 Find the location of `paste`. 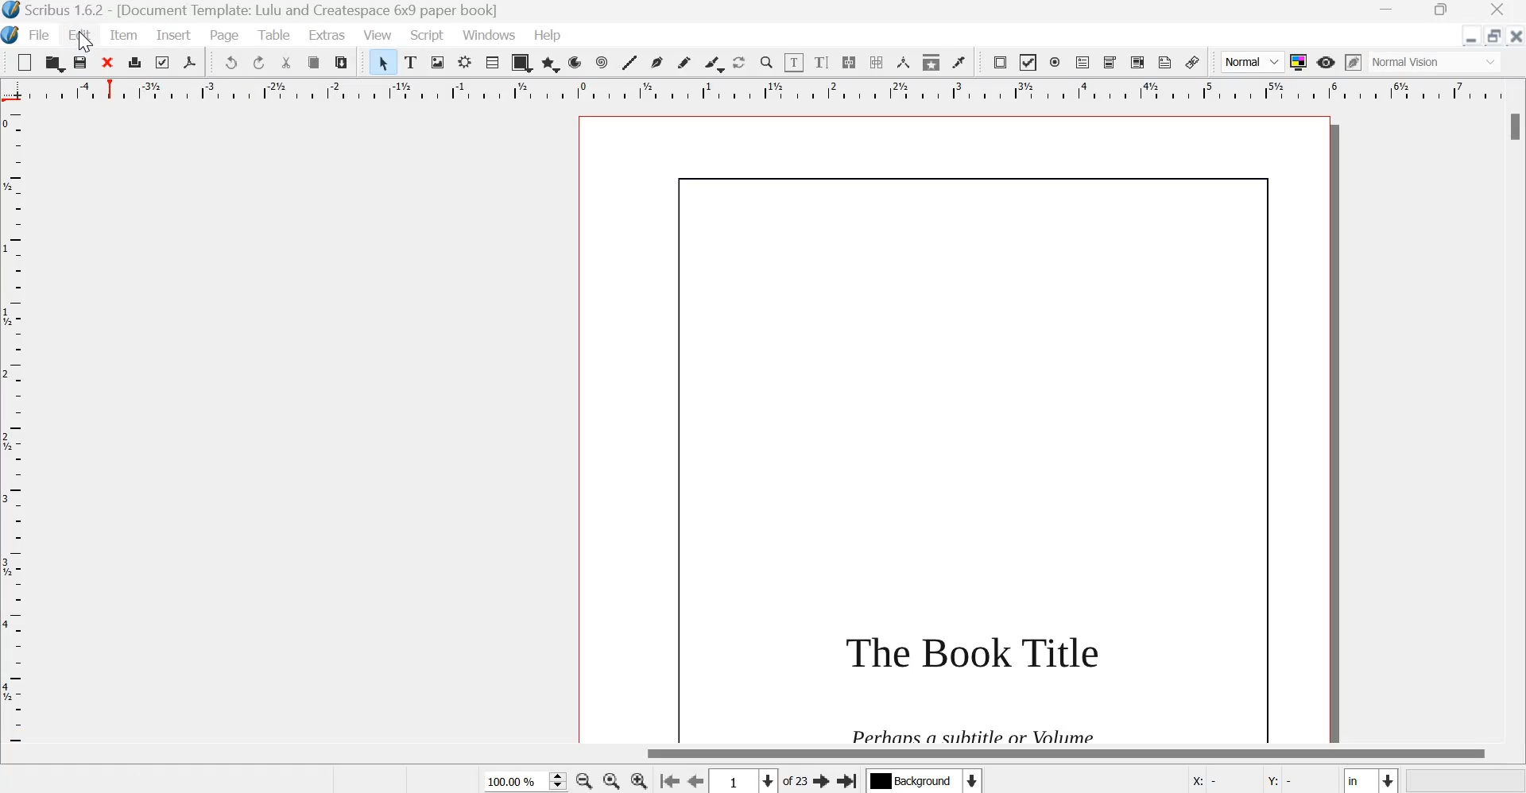

paste is located at coordinates (341, 63).